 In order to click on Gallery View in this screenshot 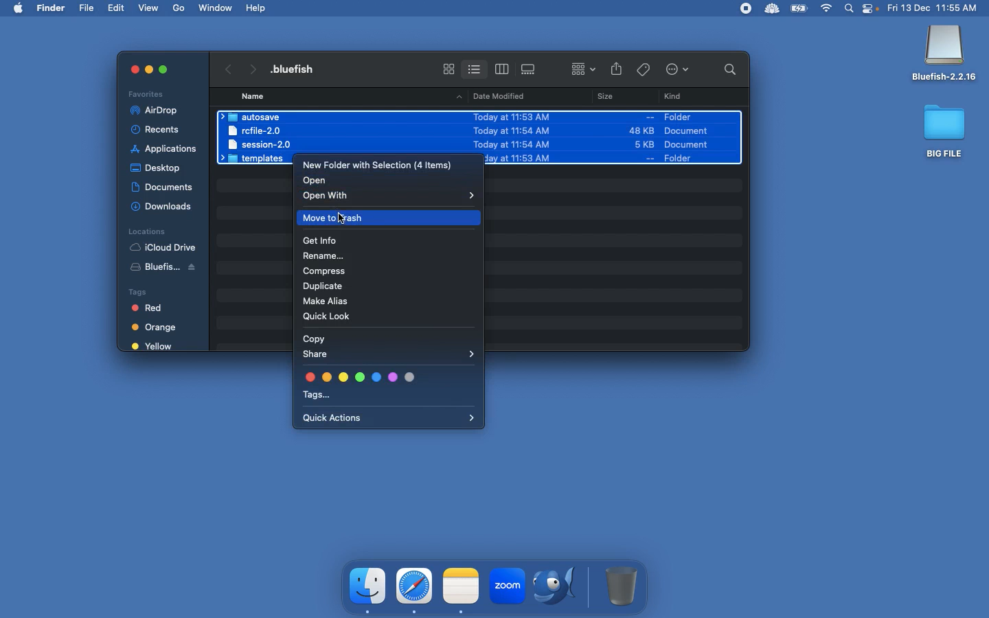, I will do `click(530, 67)`.